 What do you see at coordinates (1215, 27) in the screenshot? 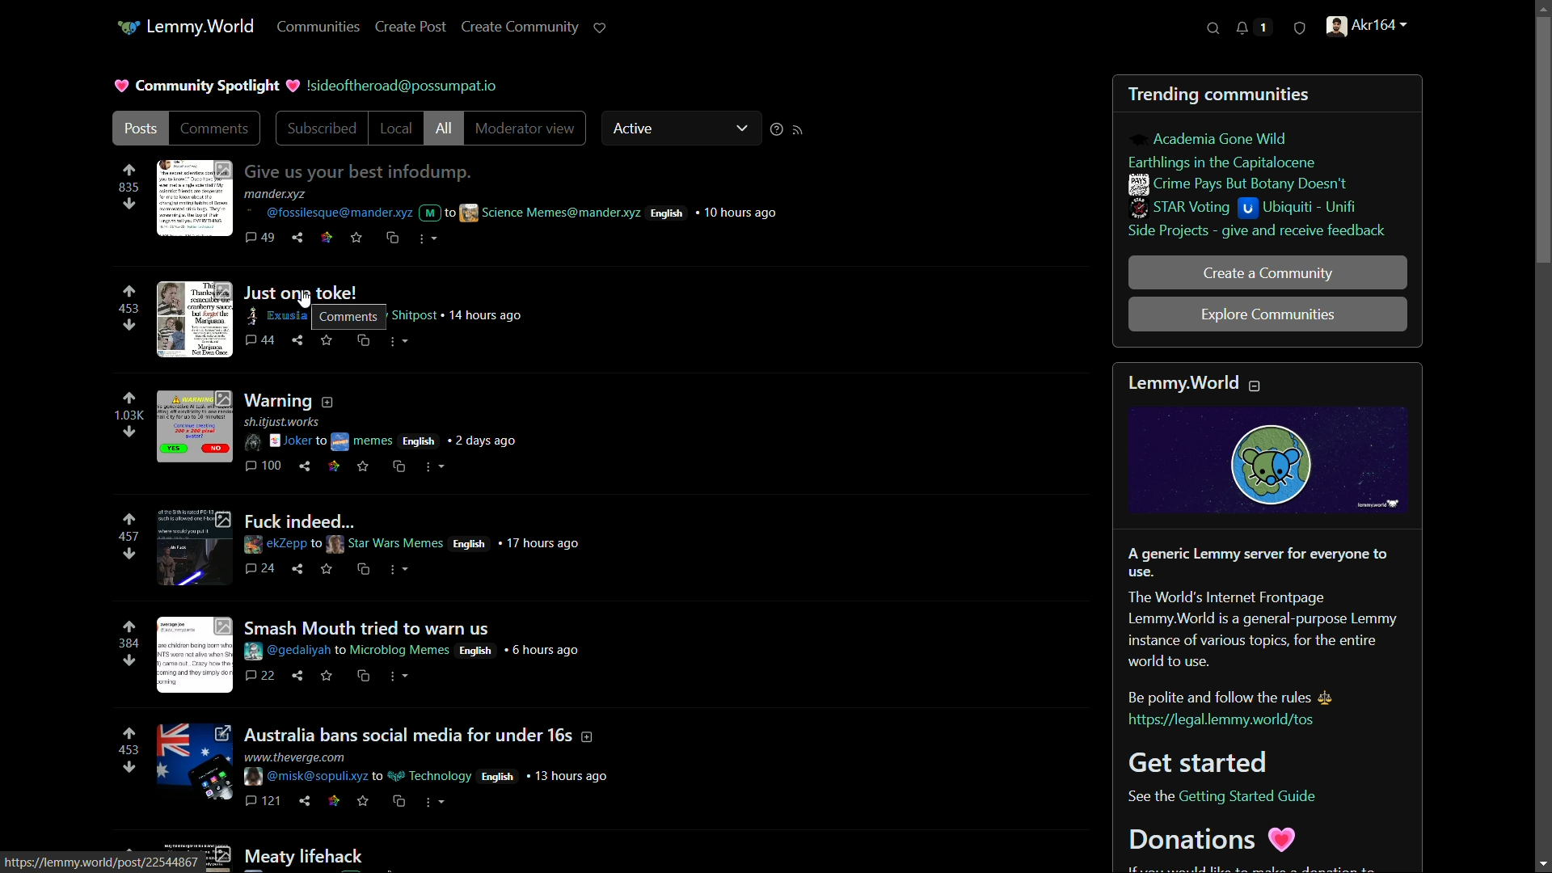
I see `search ` at bounding box center [1215, 27].